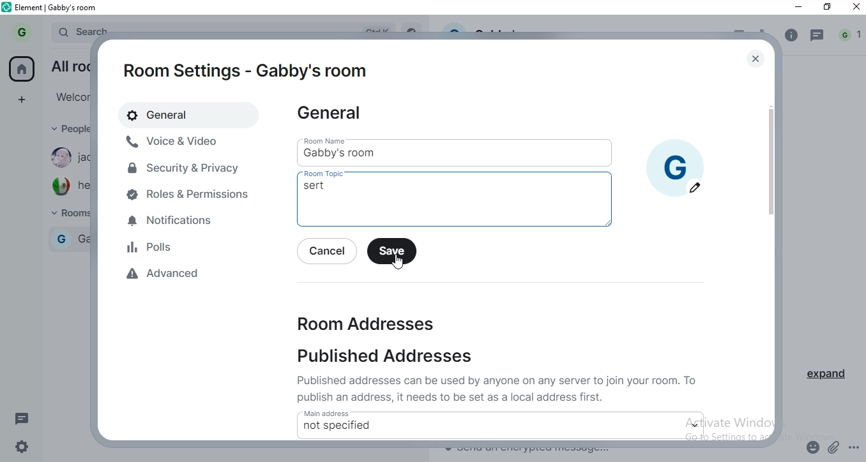 Image resolution: width=866 pixels, height=462 pixels. What do you see at coordinates (316, 188) in the screenshot?
I see `sert` at bounding box center [316, 188].